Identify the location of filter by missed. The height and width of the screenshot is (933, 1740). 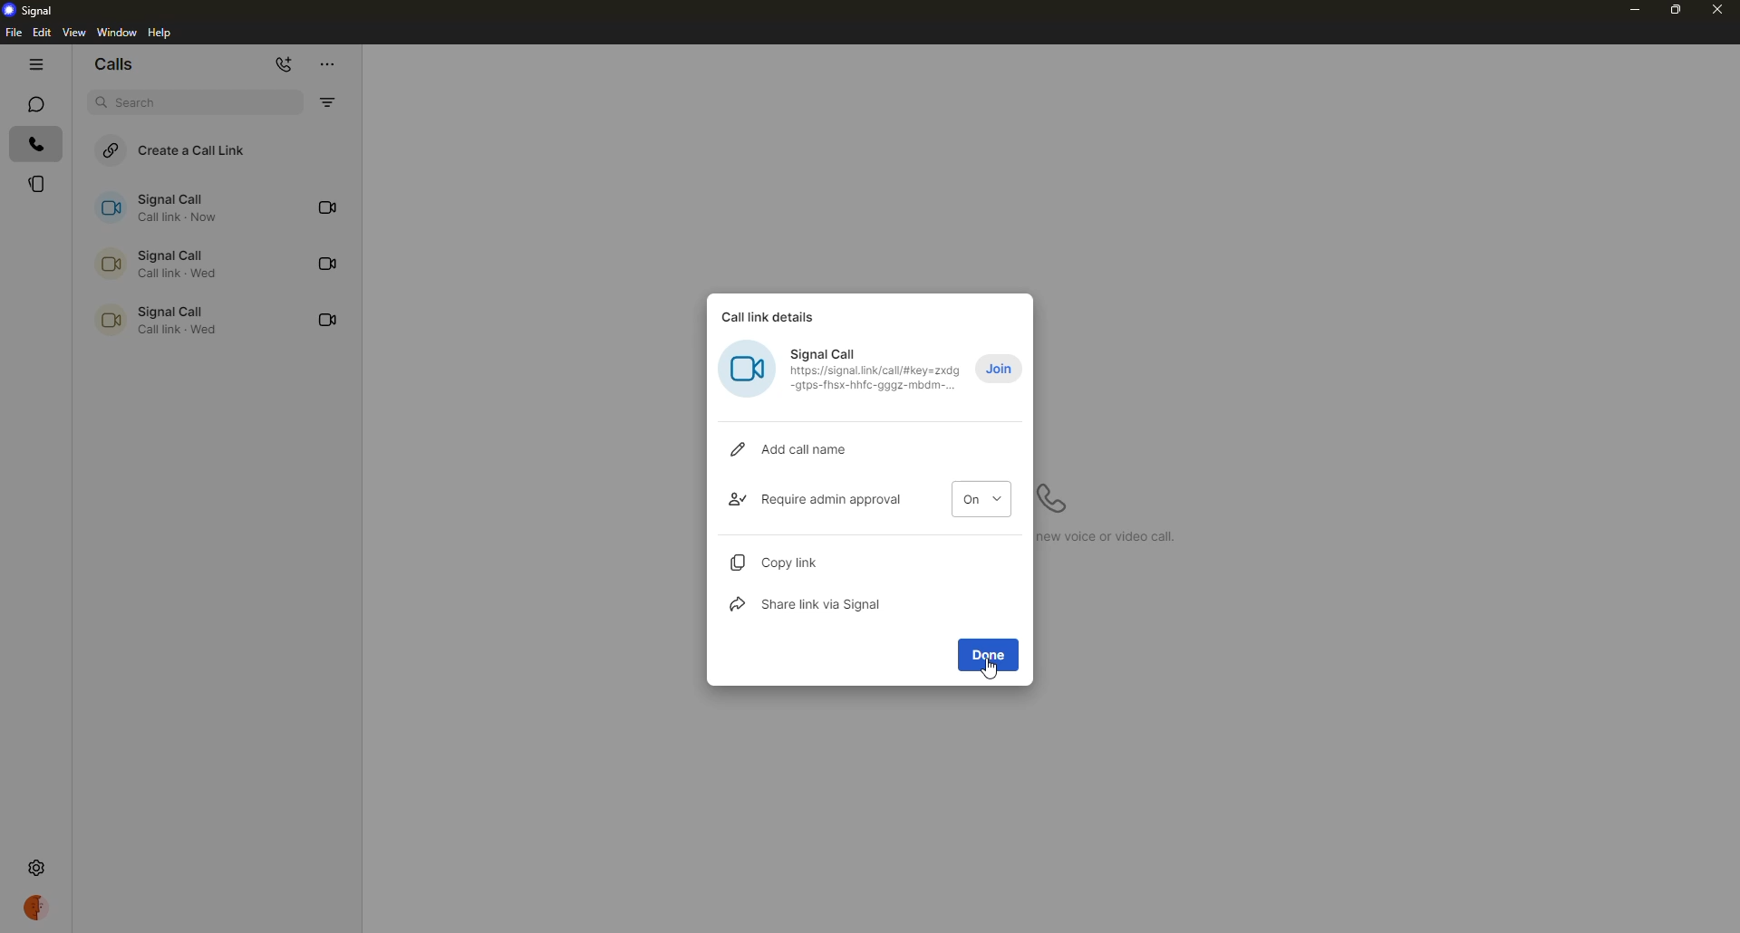
(327, 102).